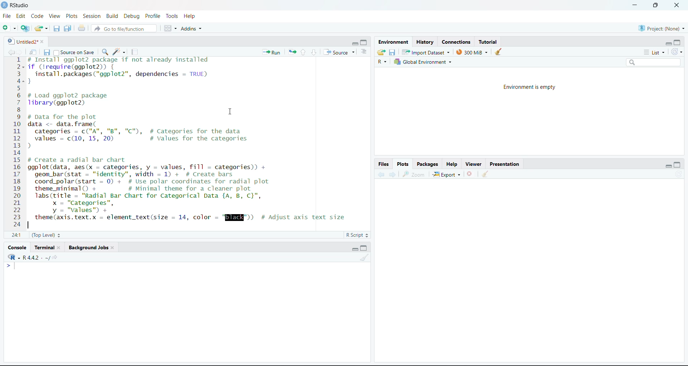  I want to click on Profile, so click(153, 17).